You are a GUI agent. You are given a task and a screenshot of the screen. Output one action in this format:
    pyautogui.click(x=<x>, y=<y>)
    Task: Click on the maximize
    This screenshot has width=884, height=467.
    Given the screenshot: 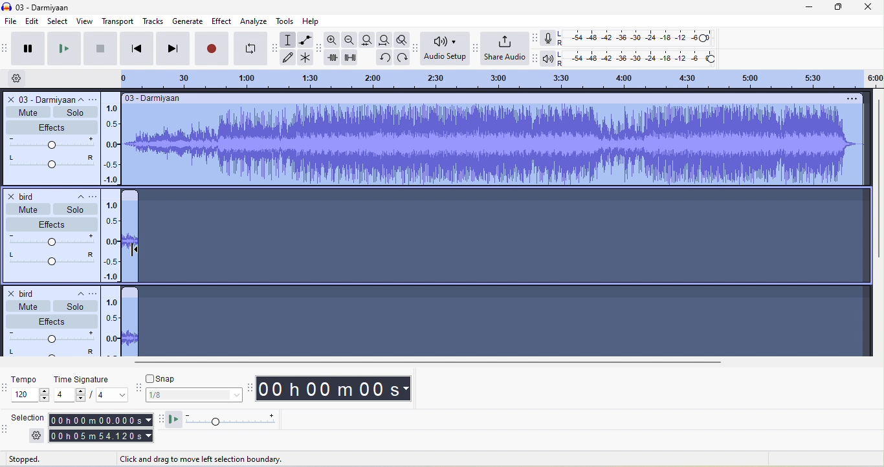 What is the action you would take?
    pyautogui.click(x=836, y=7)
    